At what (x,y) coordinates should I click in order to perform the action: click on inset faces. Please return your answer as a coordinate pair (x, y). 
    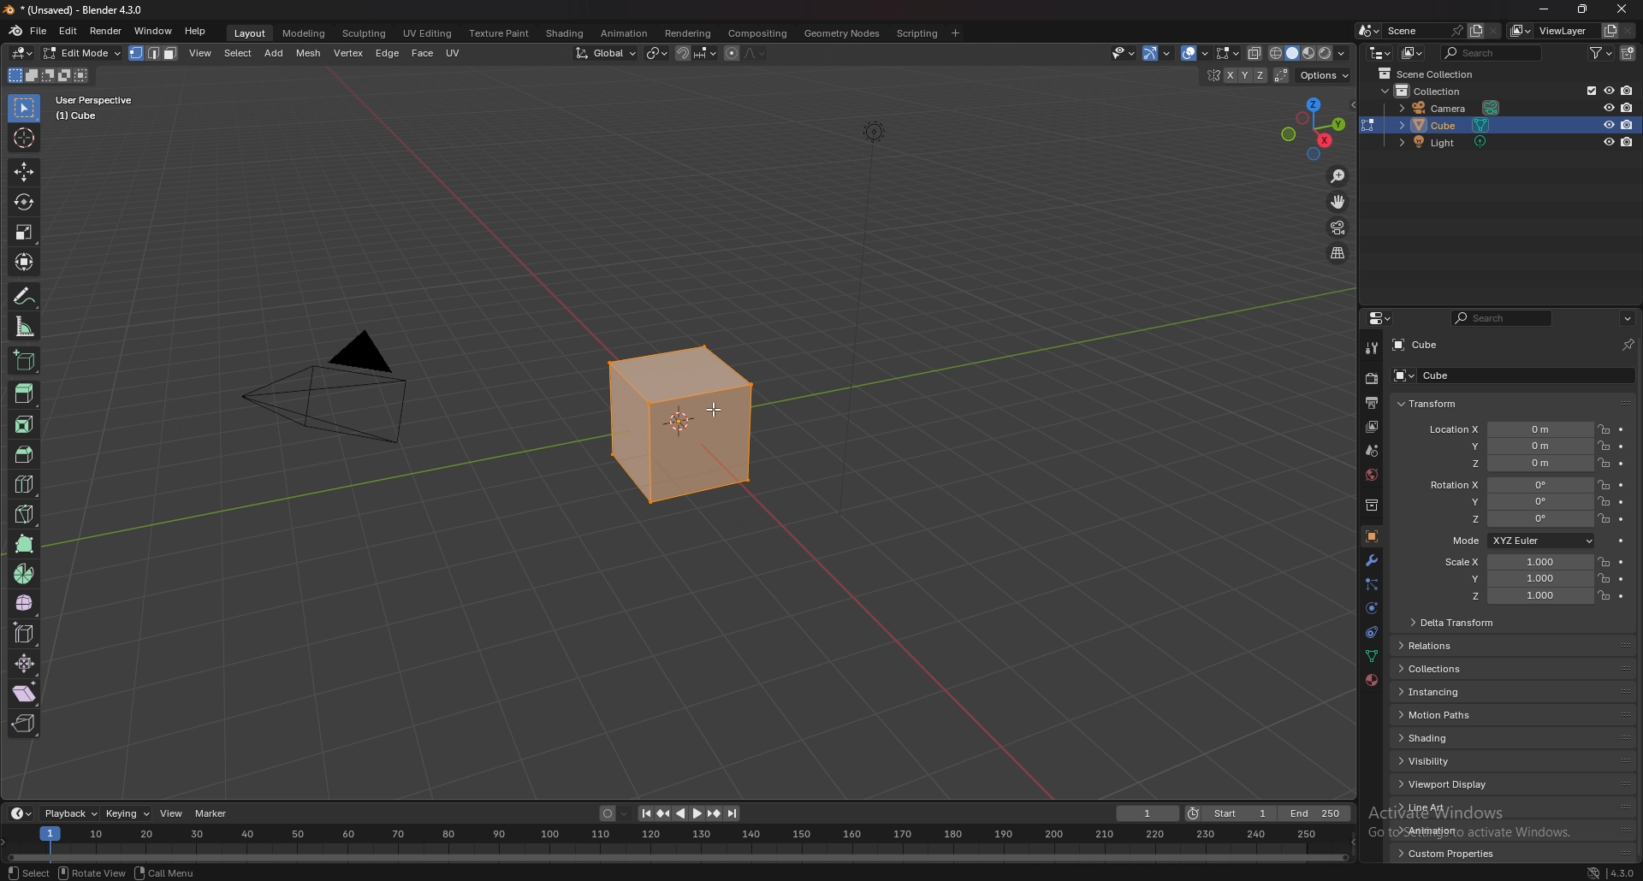
    Looking at the image, I should click on (23, 424).